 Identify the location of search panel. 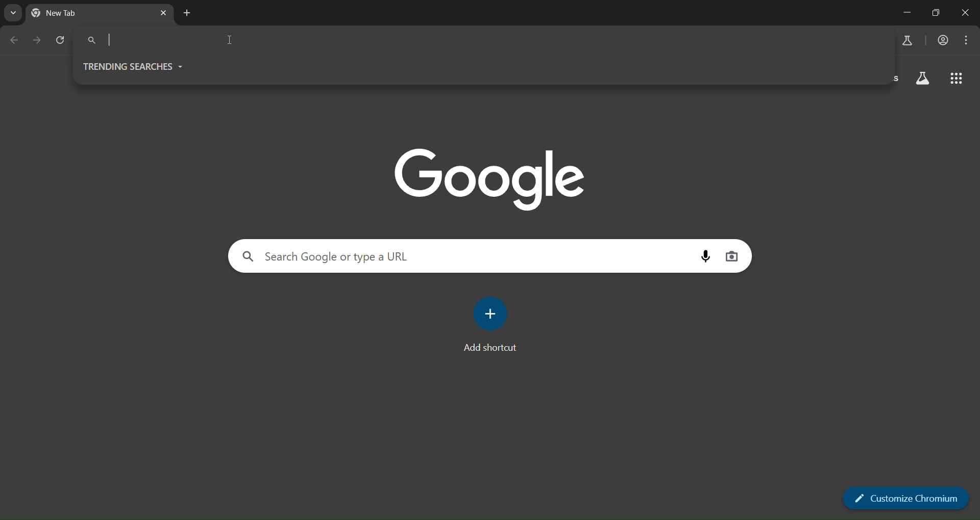
(483, 39).